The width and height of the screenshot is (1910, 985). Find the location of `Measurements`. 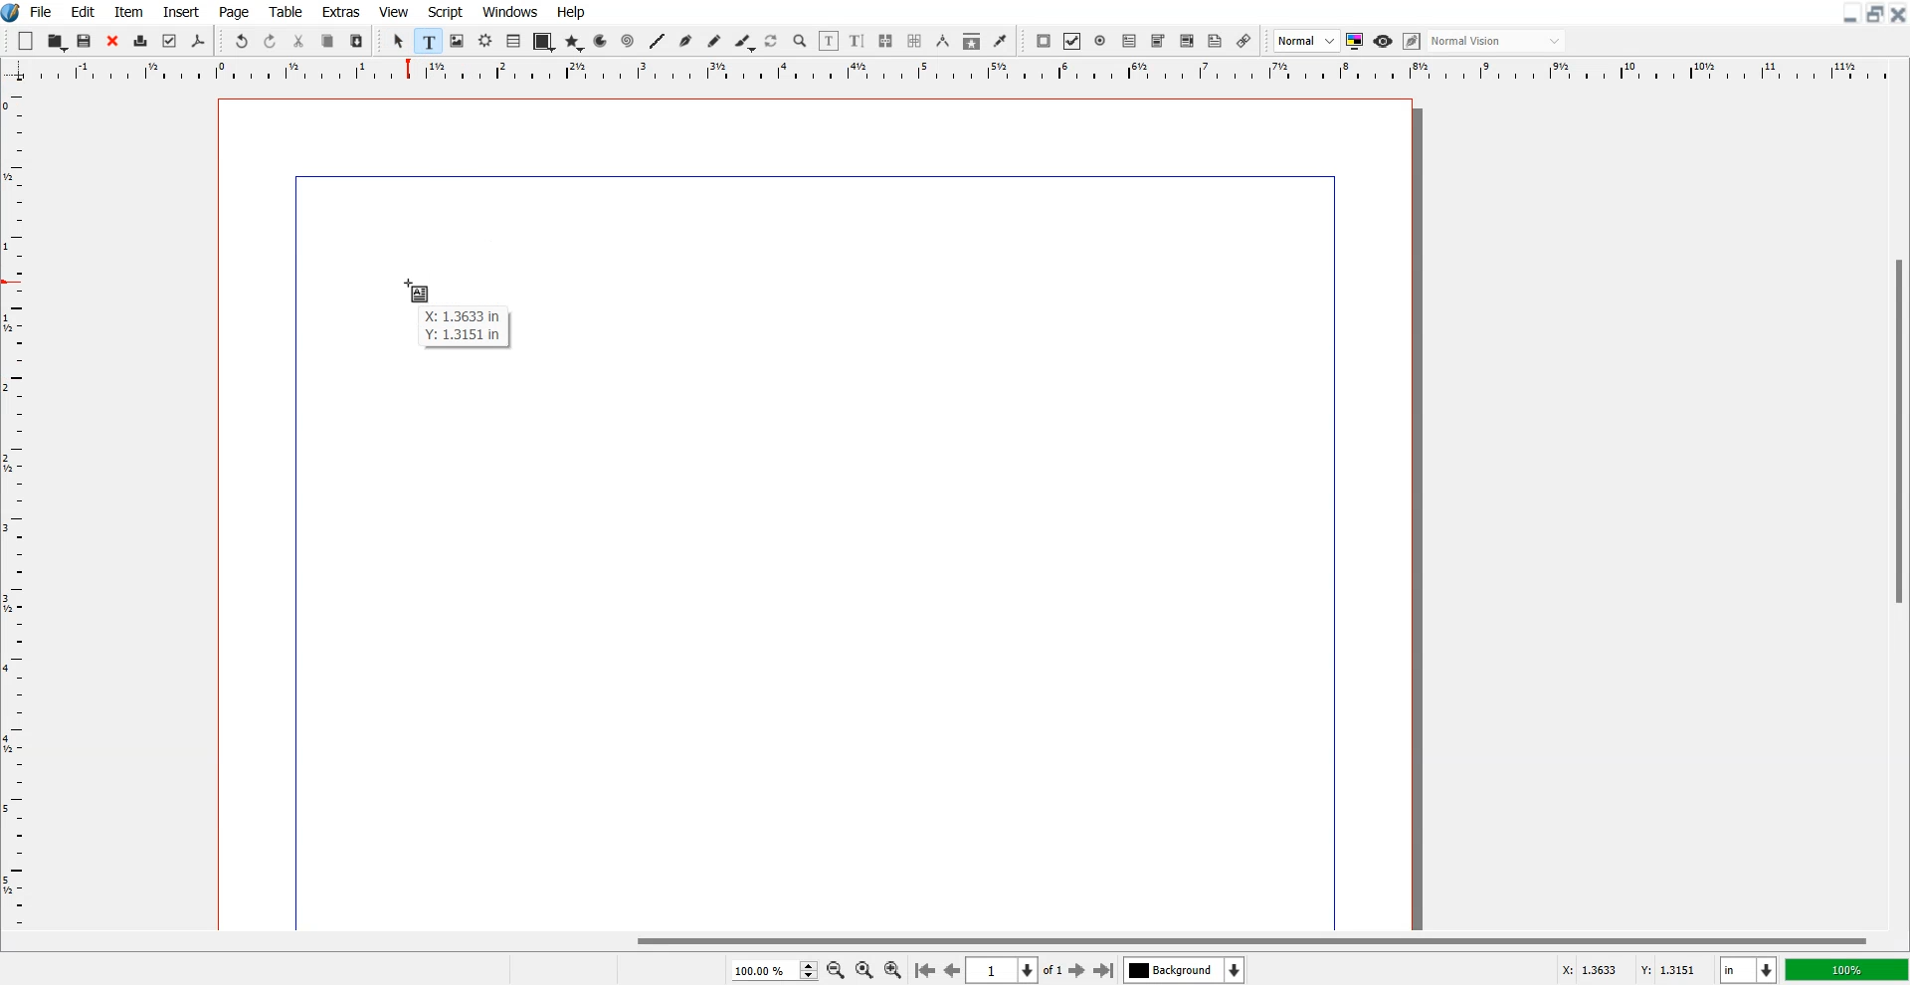

Measurements is located at coordinates (944, 41).